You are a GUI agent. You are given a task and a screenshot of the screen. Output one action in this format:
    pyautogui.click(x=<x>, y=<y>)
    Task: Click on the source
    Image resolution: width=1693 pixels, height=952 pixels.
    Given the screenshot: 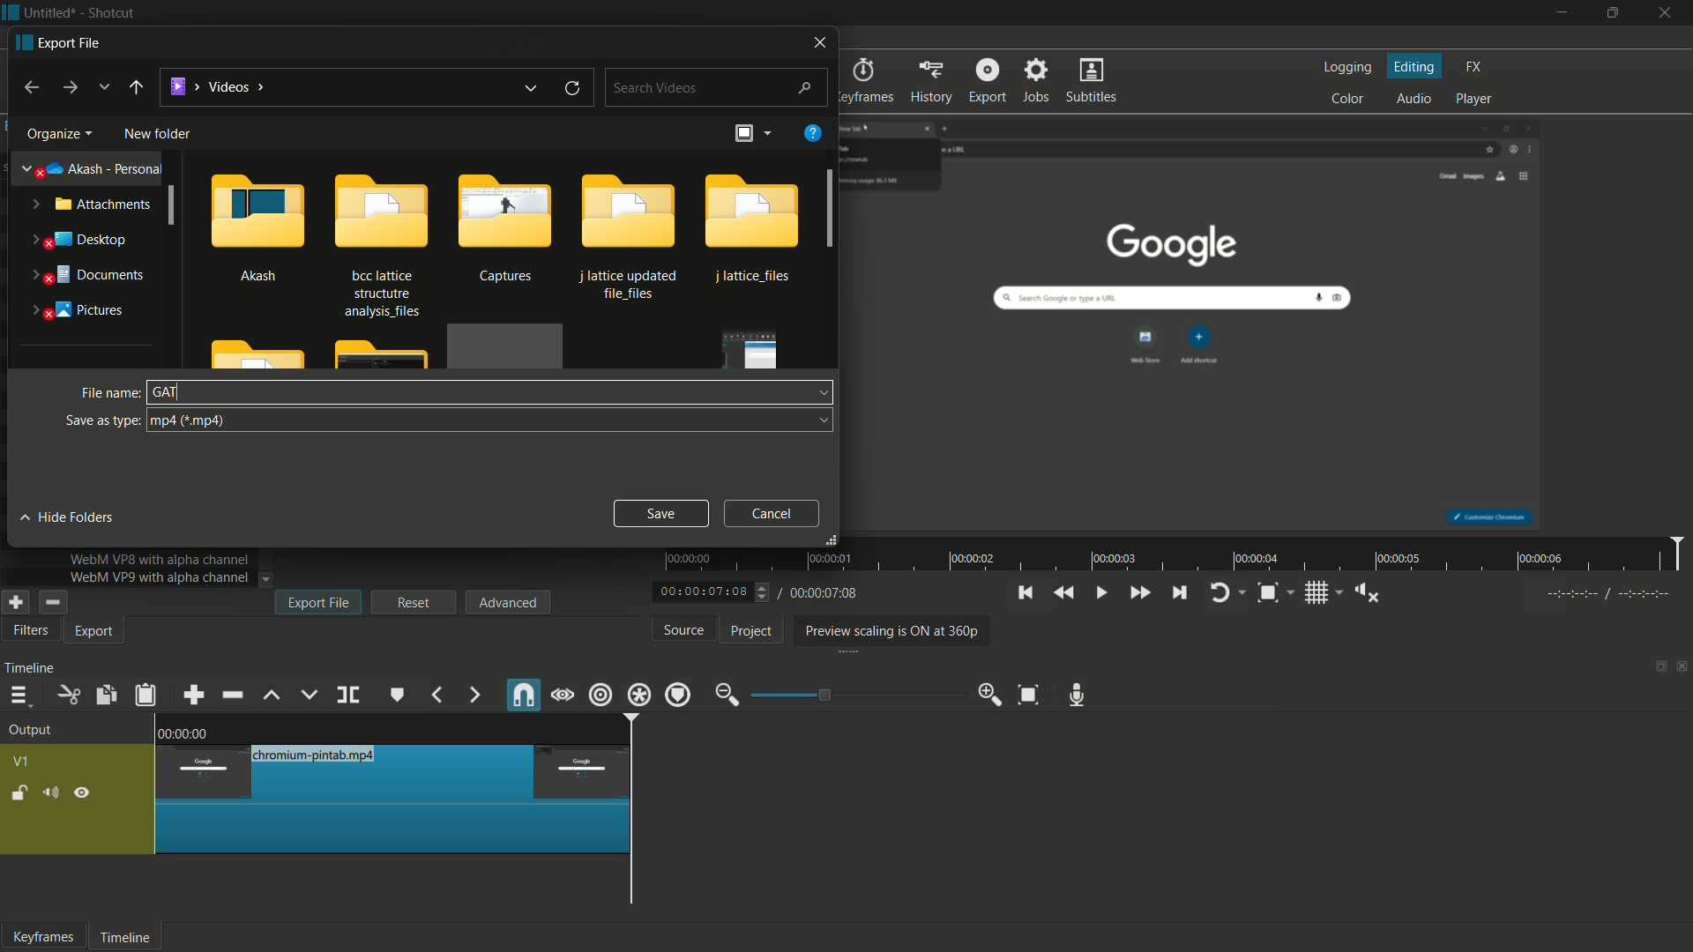 What is the action you would take?
    pyautogui.click(x=685, y=629)
    